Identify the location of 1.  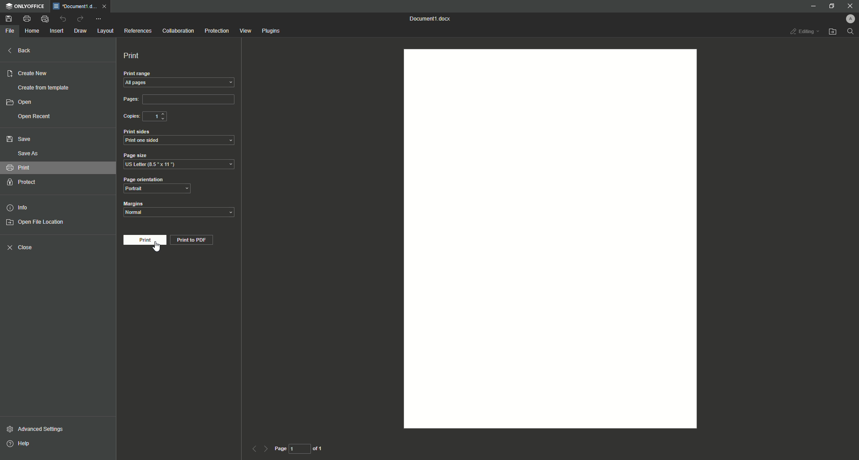
(157, 116).